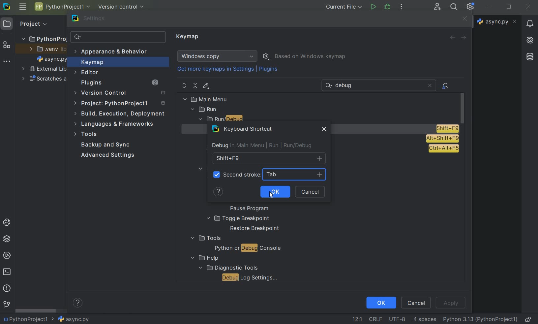 The width and height of the screenshot is (538, 324). I want to click on ide and project settings, so click(471, 7).